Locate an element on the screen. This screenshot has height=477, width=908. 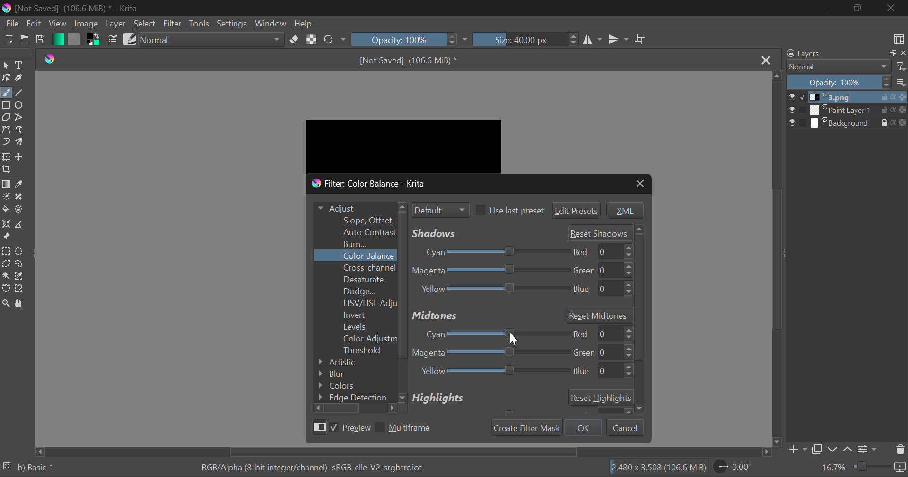
Edit Presets is located at coordinates (578, 211).